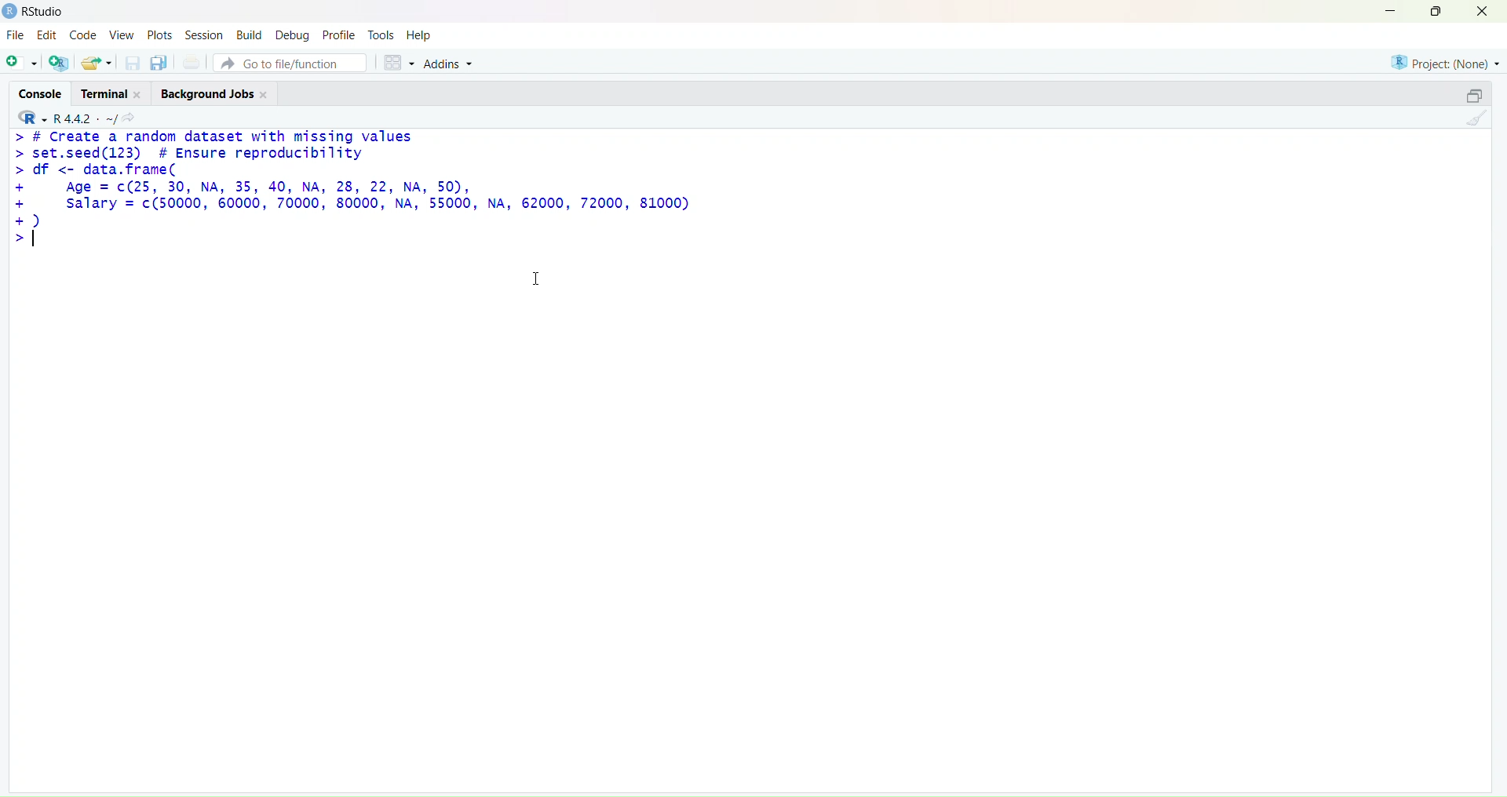  What do you see at coordinates (111, 93) in the screenshot?
I see `terminal` at bounding box center [111, 93].